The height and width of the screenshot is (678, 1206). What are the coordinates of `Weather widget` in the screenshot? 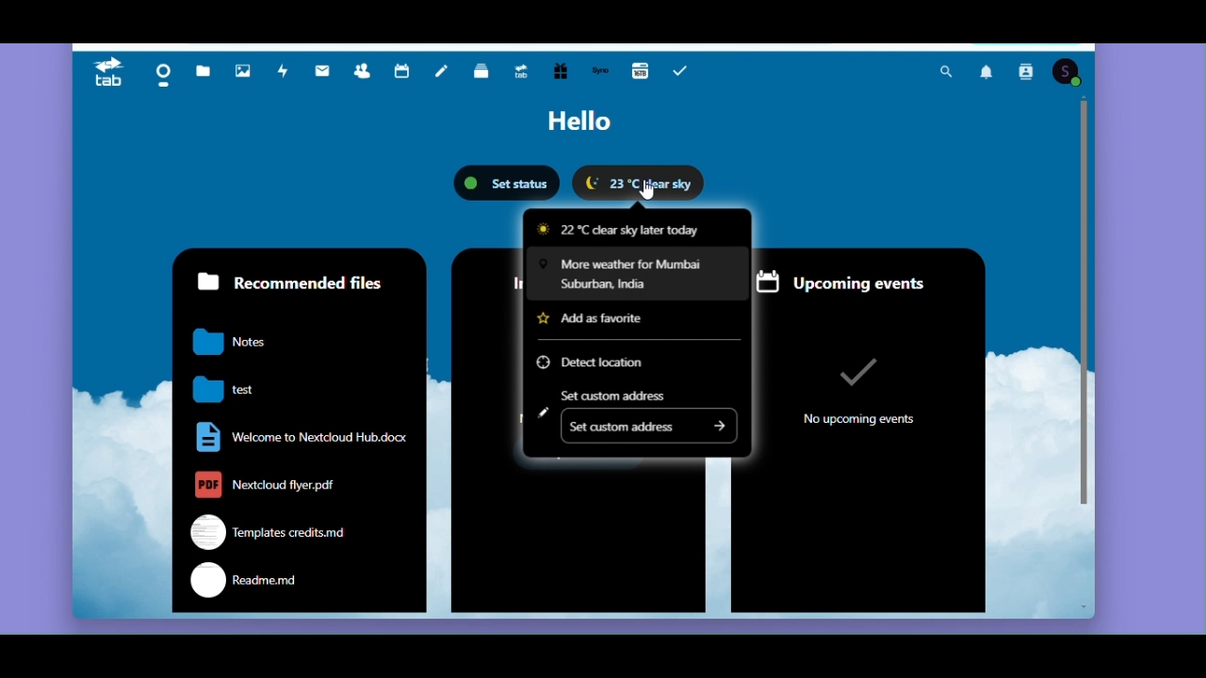 It's located at (641, 184).